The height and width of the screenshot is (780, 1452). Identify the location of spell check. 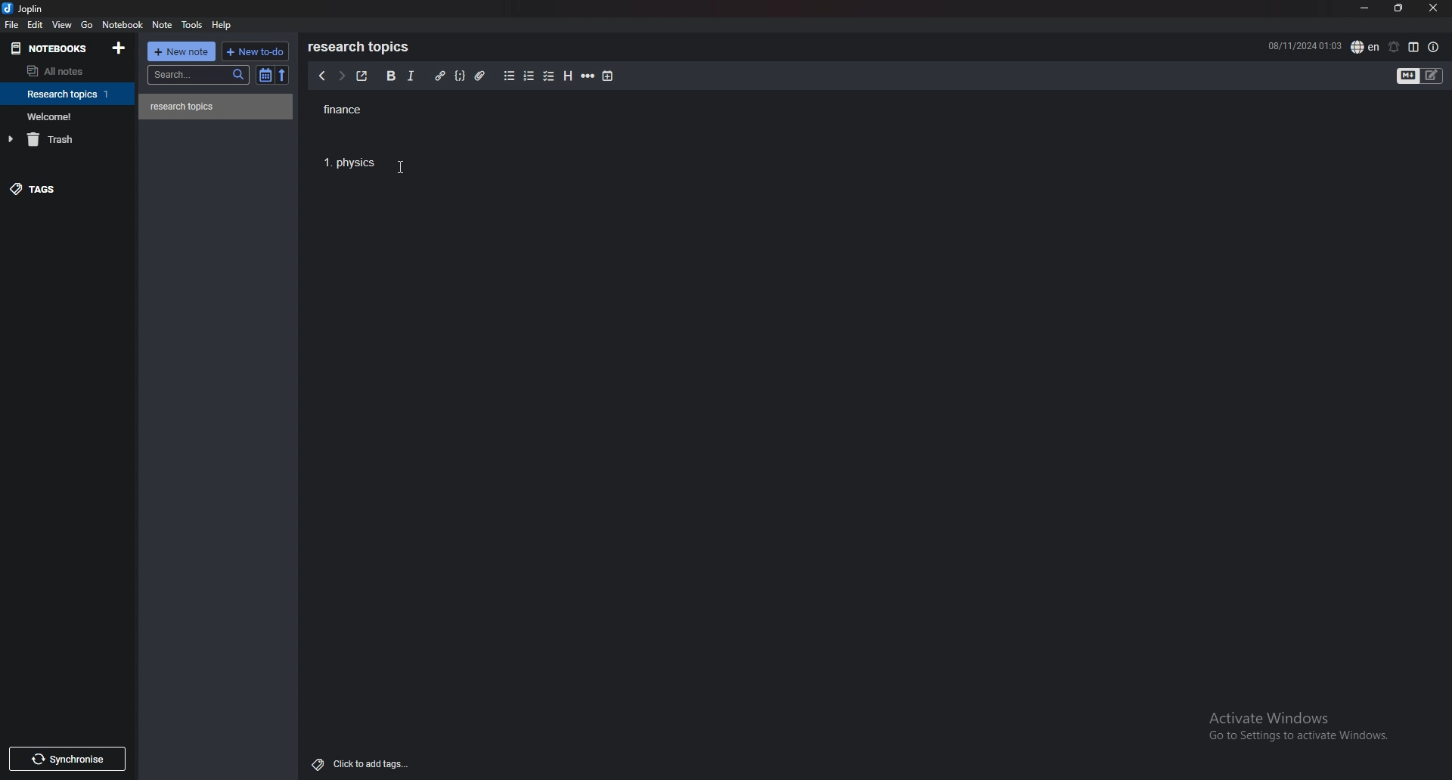
(1365, 46).